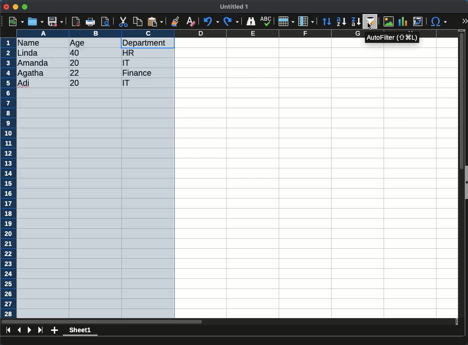 Image resolution: width=468 pixels, height=345 pixels. I want to click on sort, so click(371, 21).